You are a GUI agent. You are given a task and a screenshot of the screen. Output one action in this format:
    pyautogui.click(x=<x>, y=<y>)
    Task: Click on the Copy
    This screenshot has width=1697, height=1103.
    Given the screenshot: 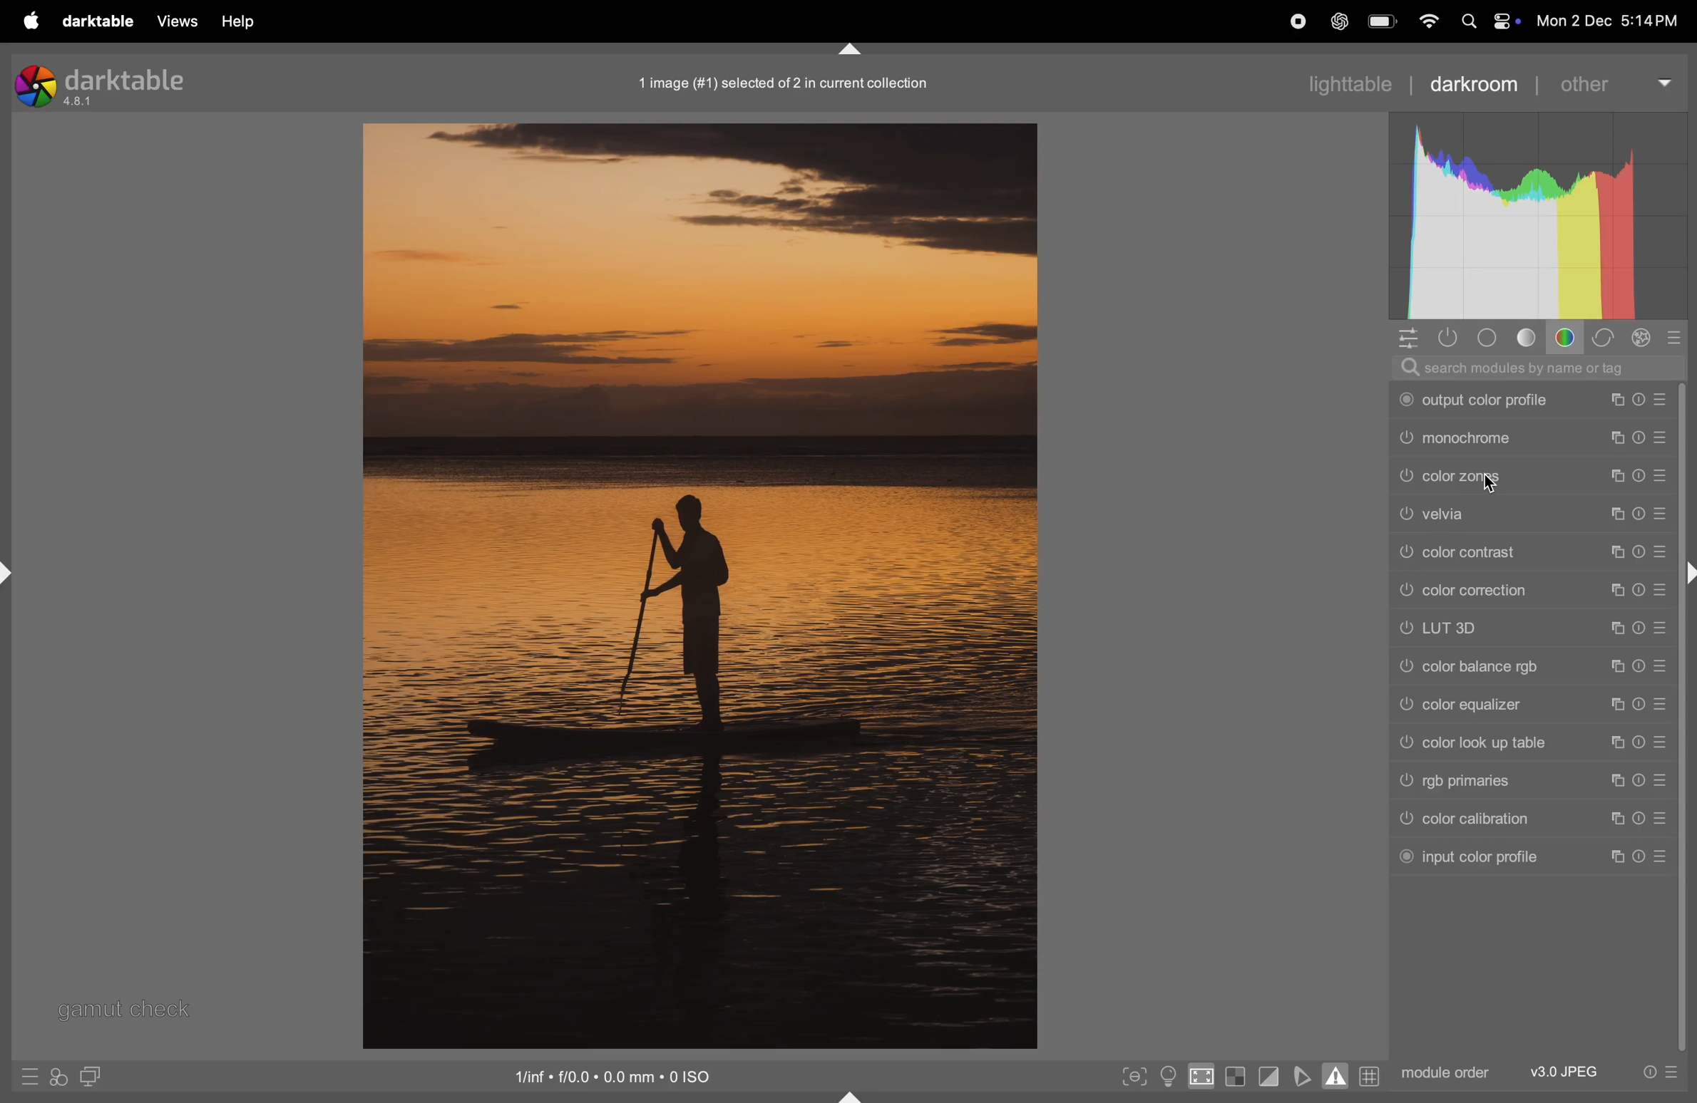 What is the action you would take?
    pyautogui.click(x=1614, y=858)
    